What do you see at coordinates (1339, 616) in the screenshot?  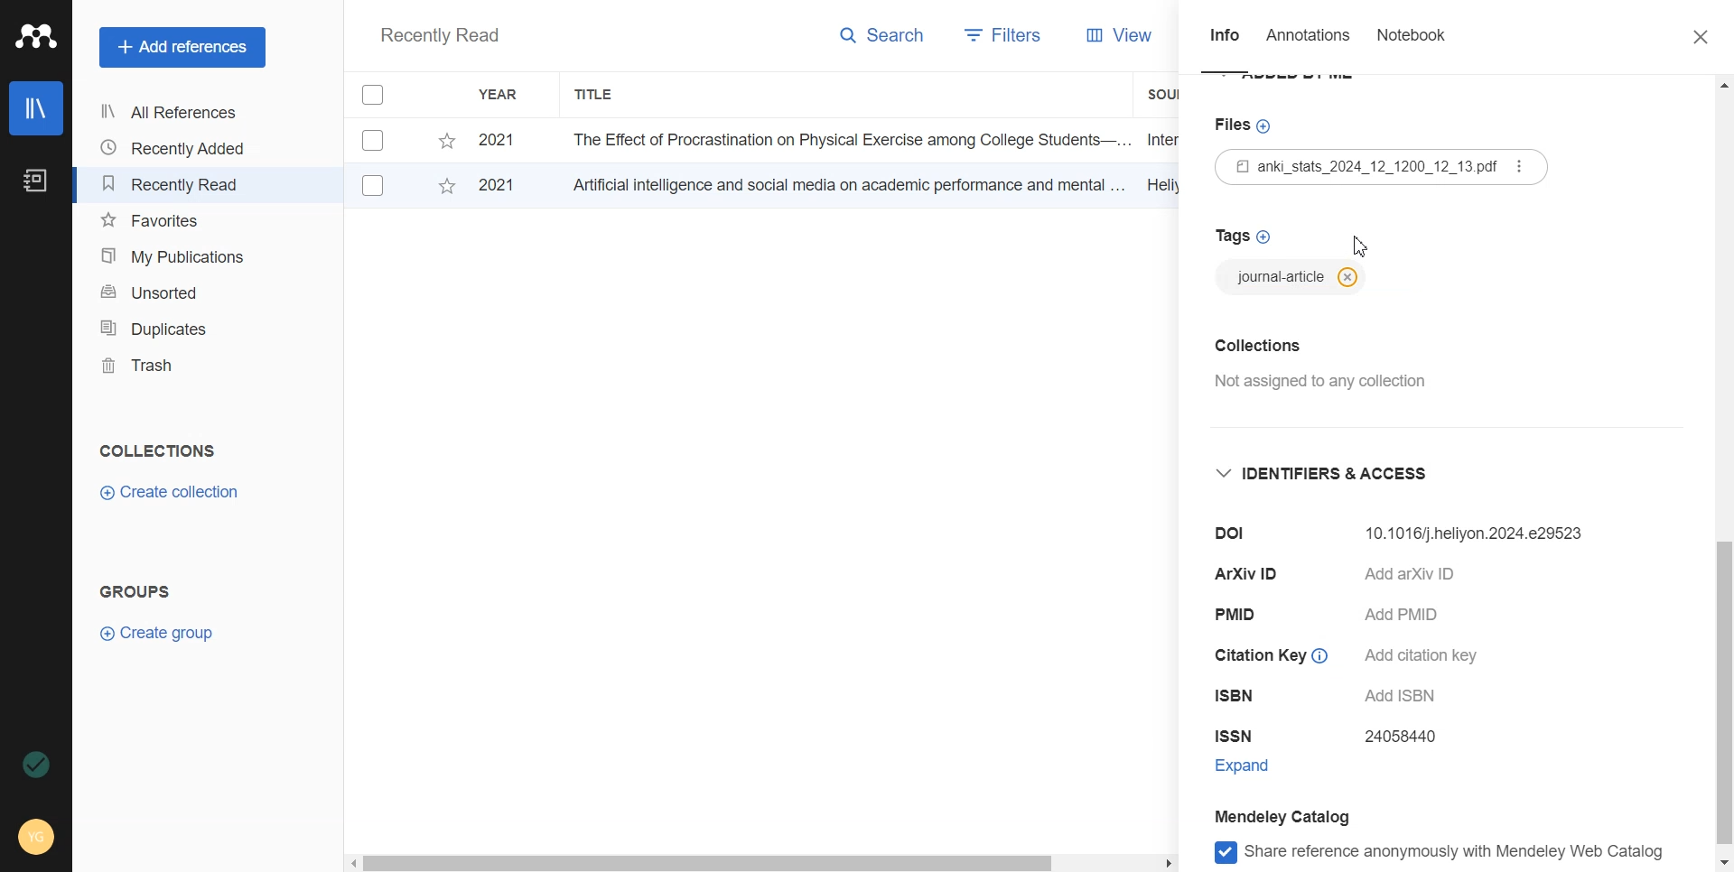 I see `PMID Add PMID` at bounding box center [1339, 616].